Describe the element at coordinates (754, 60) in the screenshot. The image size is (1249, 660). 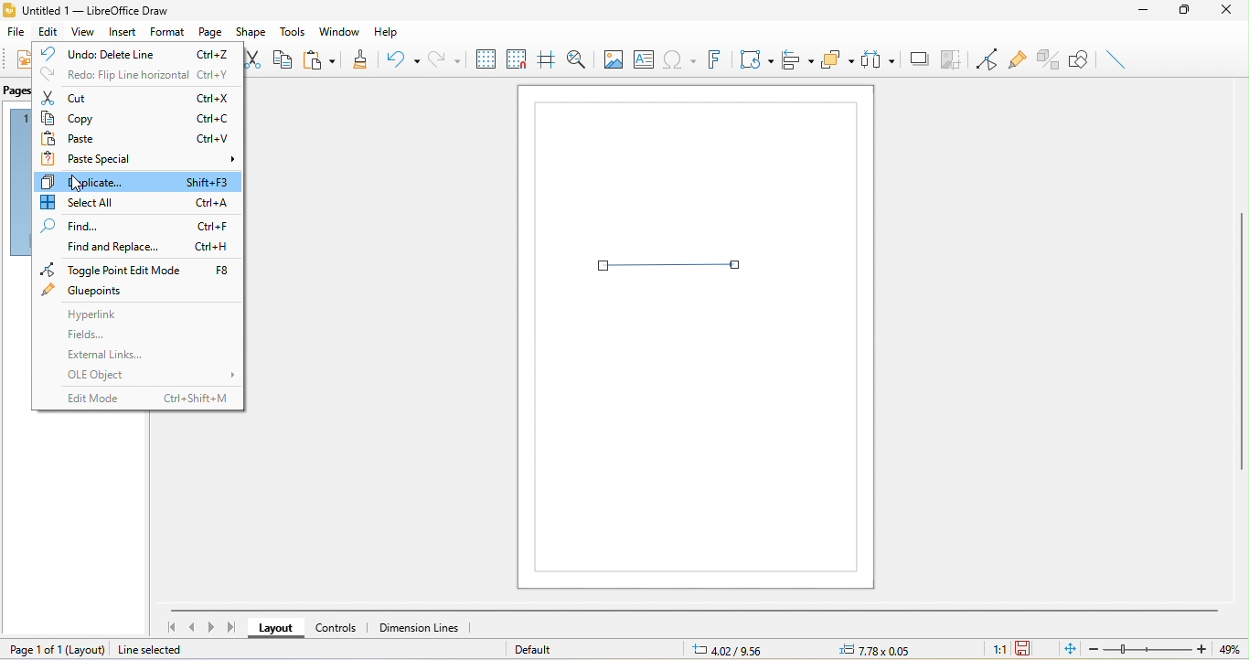
I see `transformation` at that location.